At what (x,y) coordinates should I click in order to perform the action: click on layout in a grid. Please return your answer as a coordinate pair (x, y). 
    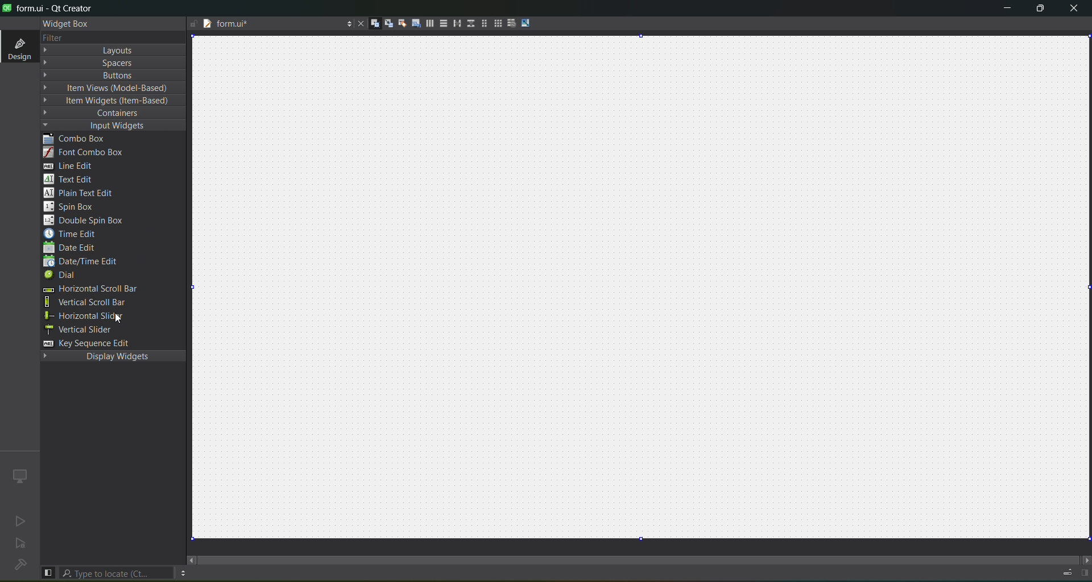
    Looking at the image, I should click on (499, 23).